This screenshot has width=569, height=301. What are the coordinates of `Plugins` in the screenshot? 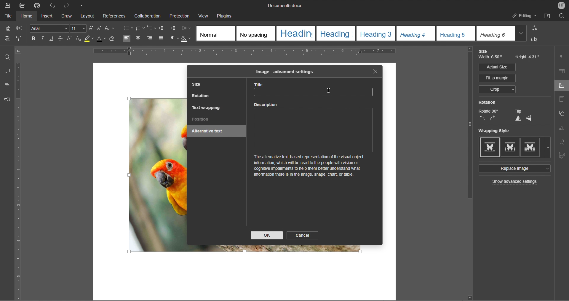 It's located at (226, 15).